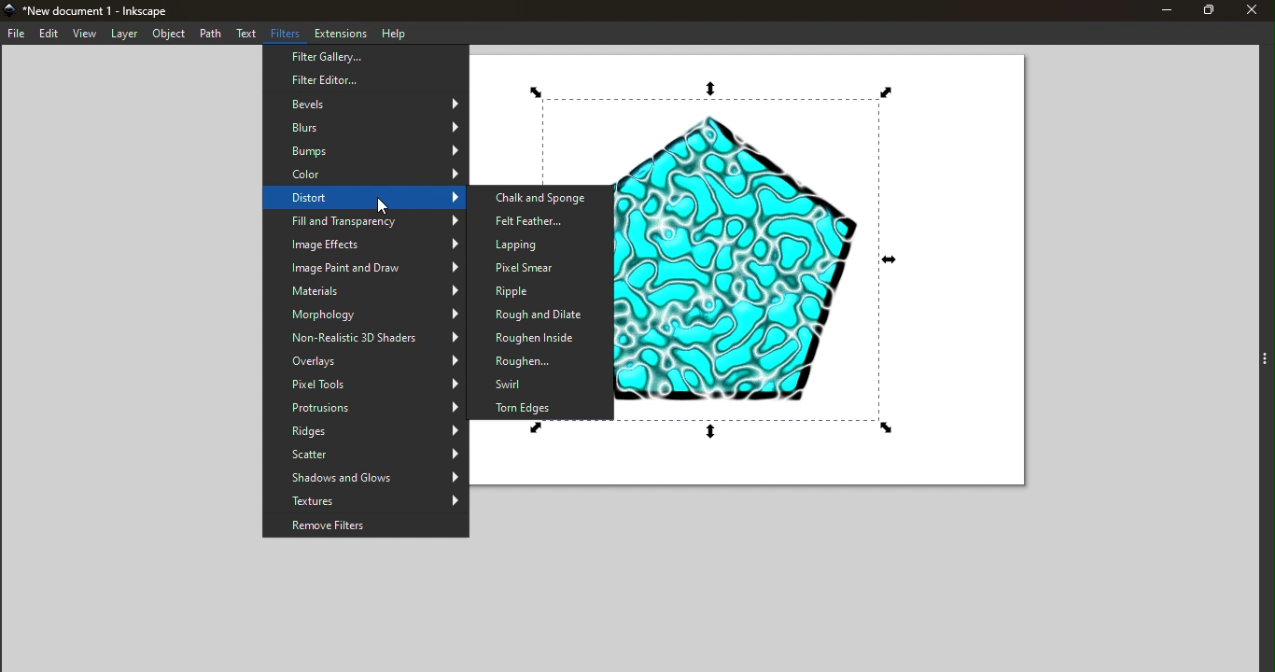 The width and height of the screenshot is (1275, 672). What do you see at coordinates (363, 105) in the screenshot?
I see `Bevels` at bounding box center [363, 105].